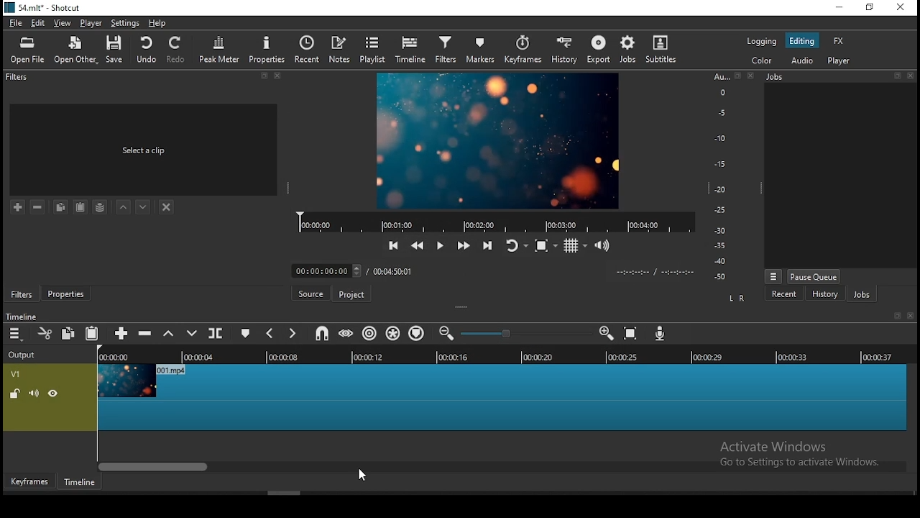  Describe the element at coordinates (719, 163) in the screenshot. I see `-15` at that location.